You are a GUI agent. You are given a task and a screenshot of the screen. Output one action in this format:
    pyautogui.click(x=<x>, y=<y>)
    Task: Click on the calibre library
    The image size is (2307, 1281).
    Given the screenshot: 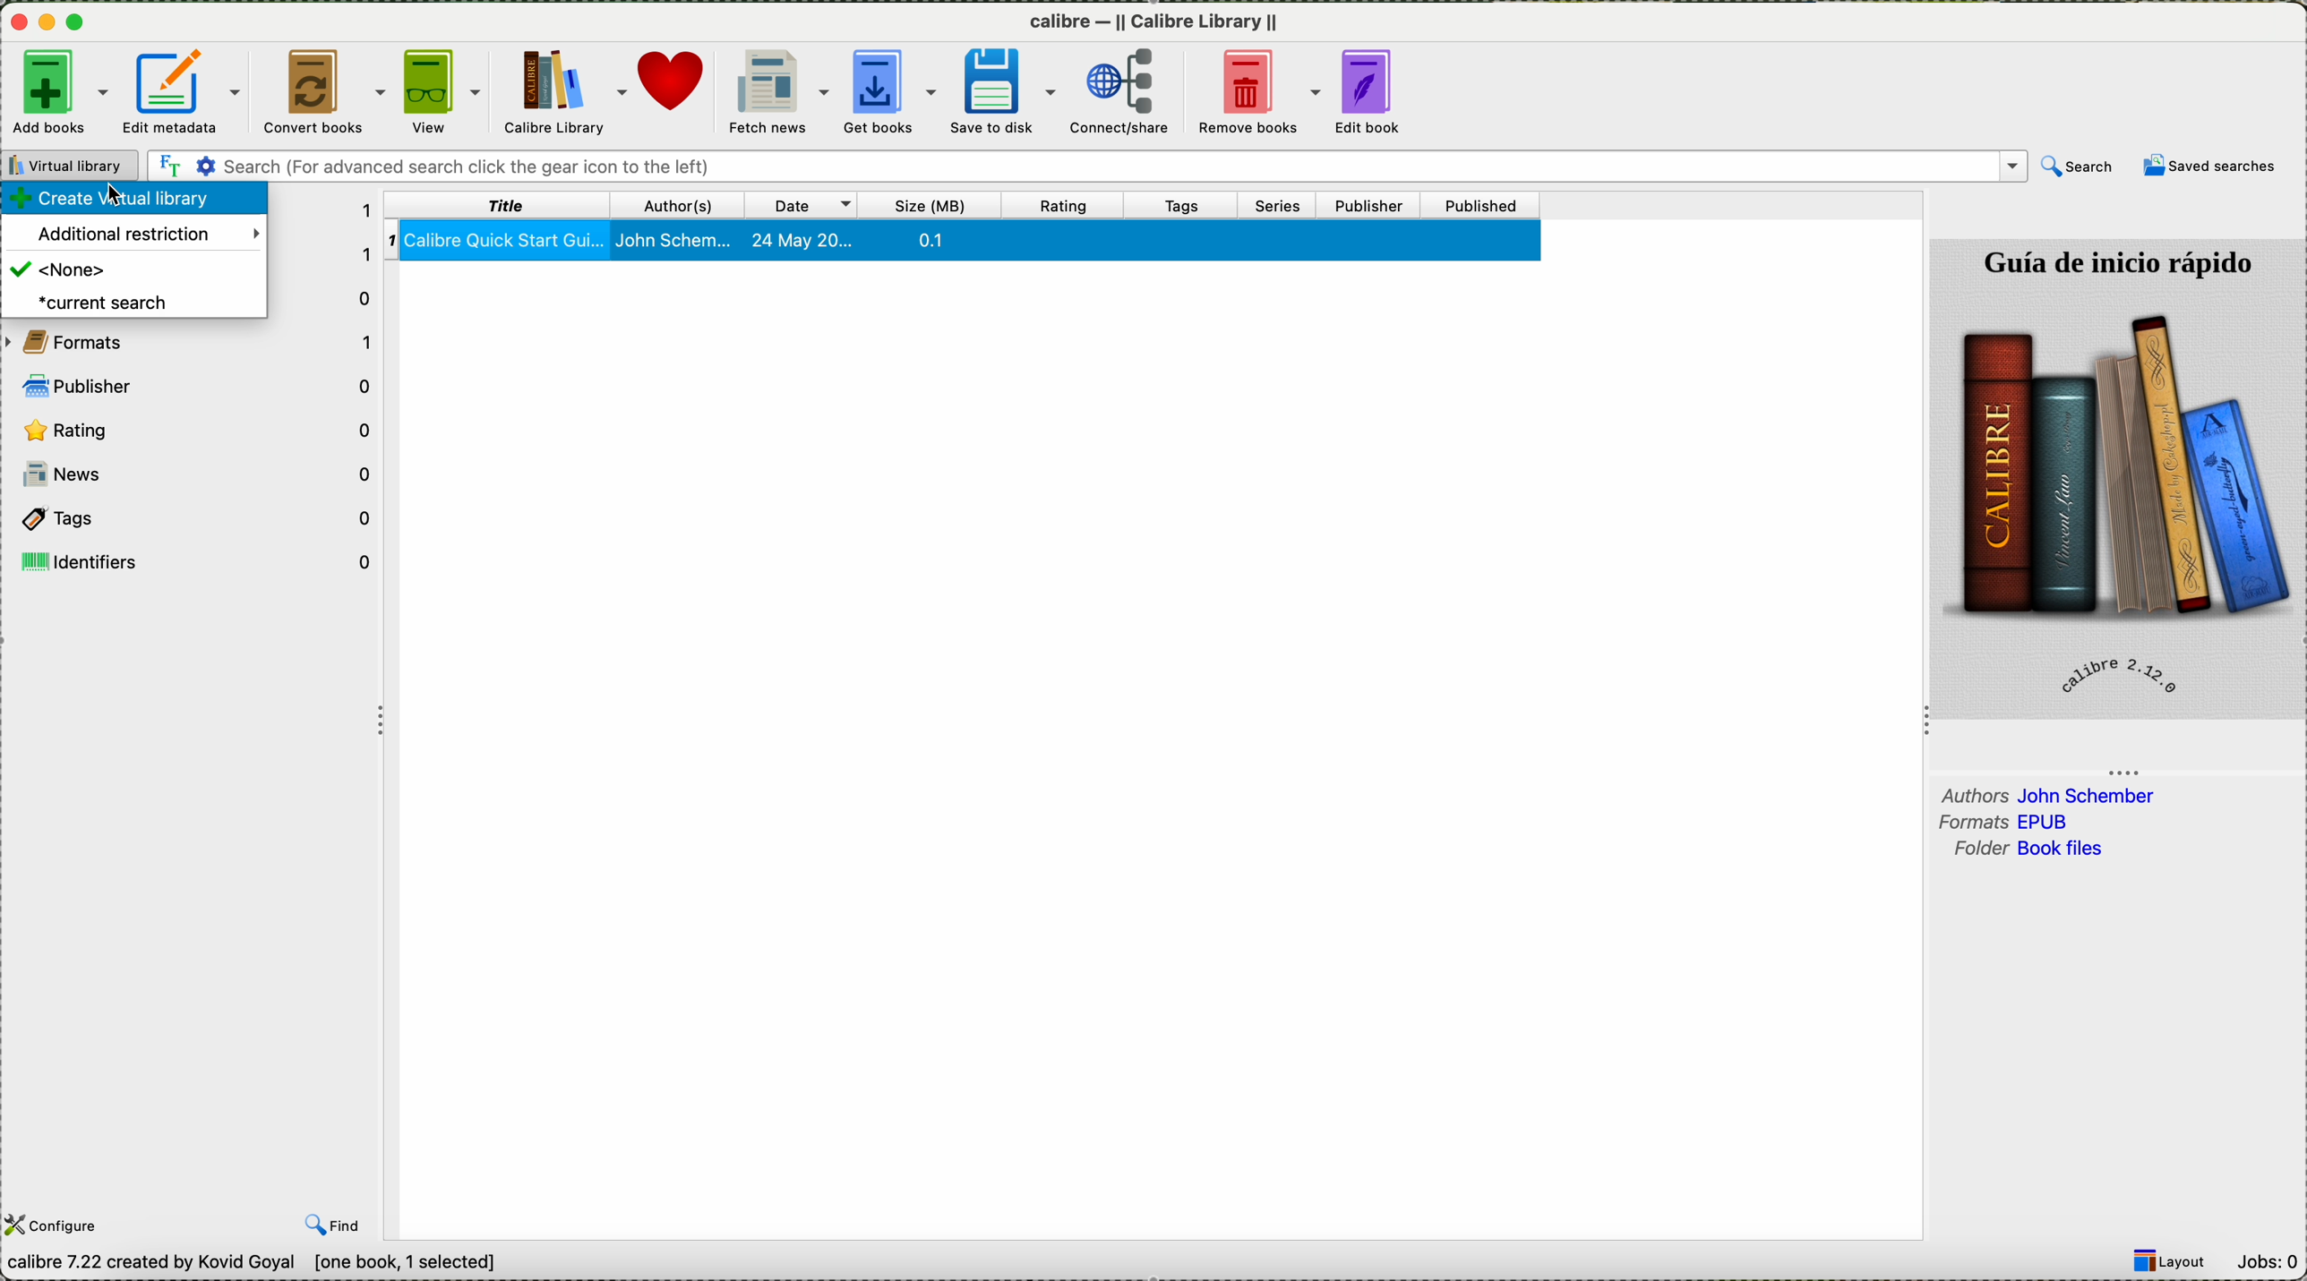 What is the action you would take?
    pyautogui.click(x=568, y=92)
    